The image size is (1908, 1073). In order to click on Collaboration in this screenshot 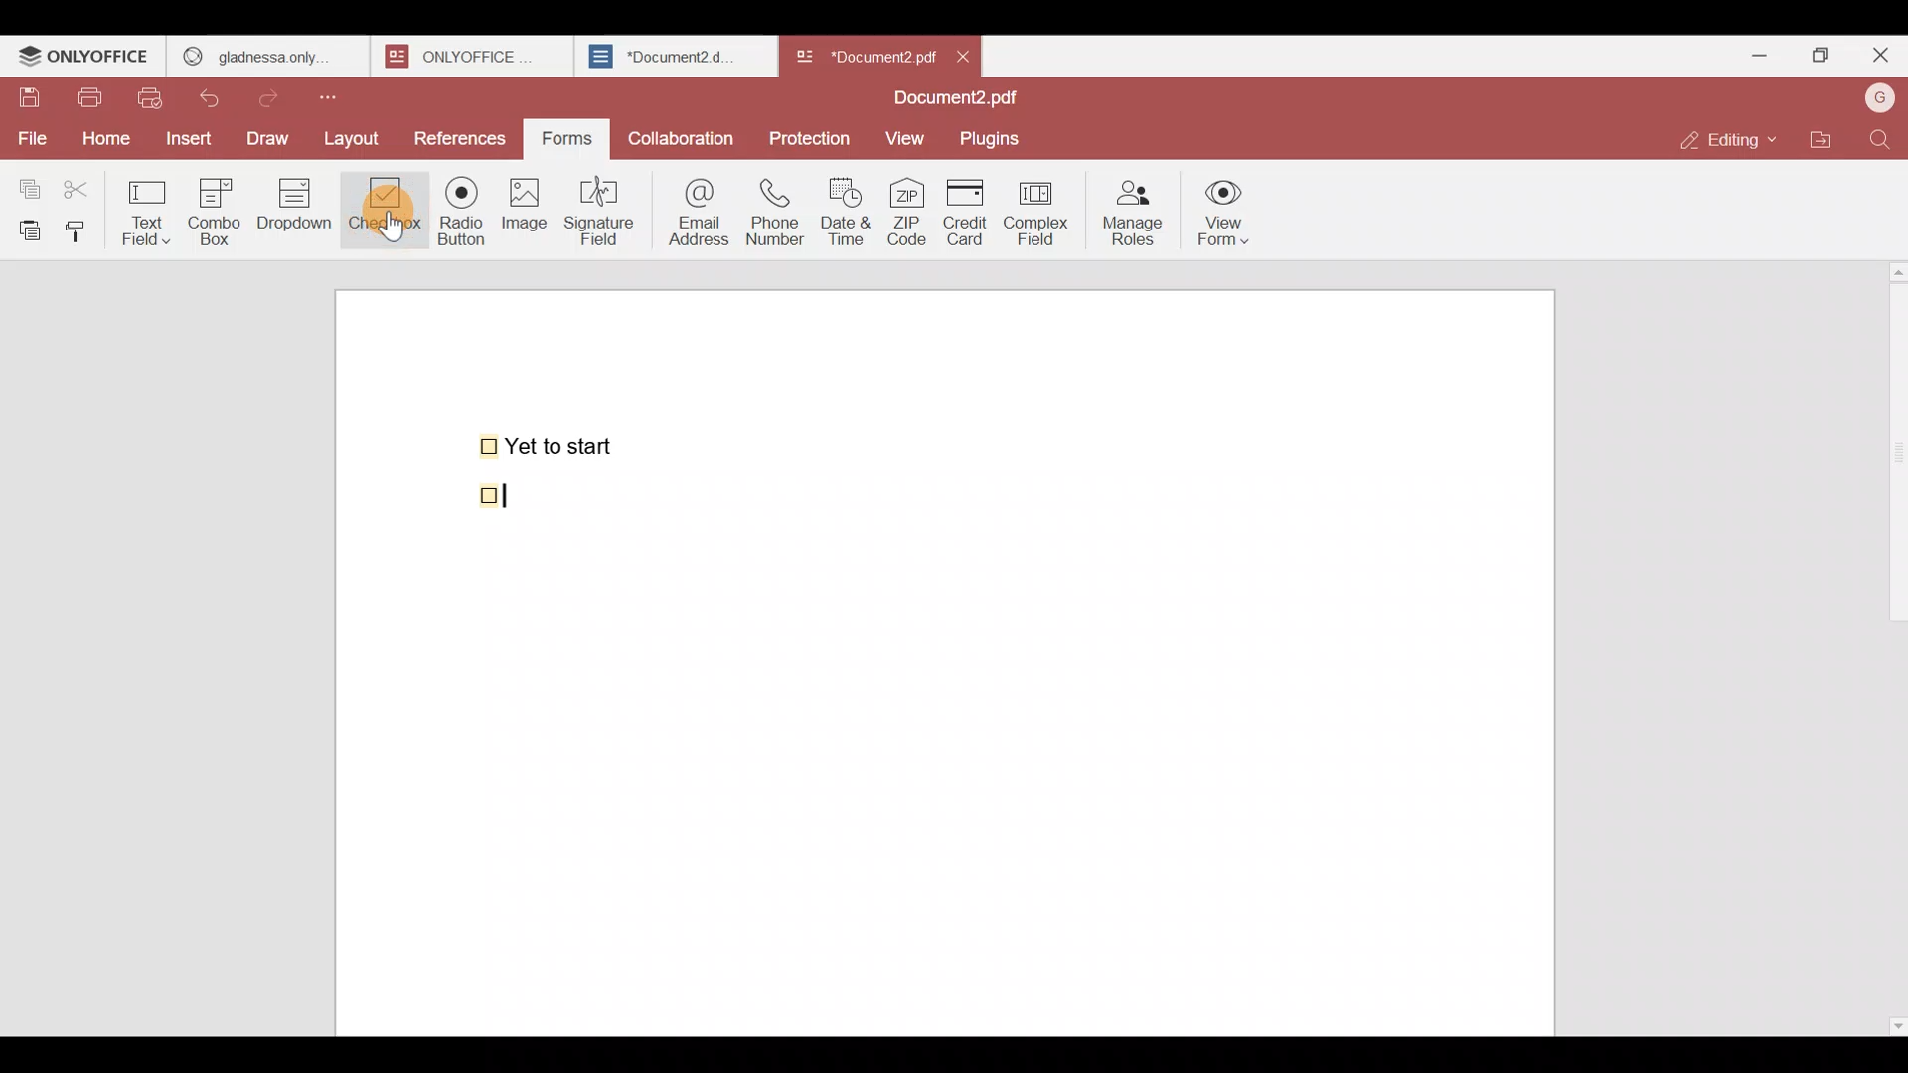, I will do `click(683, 133)`.